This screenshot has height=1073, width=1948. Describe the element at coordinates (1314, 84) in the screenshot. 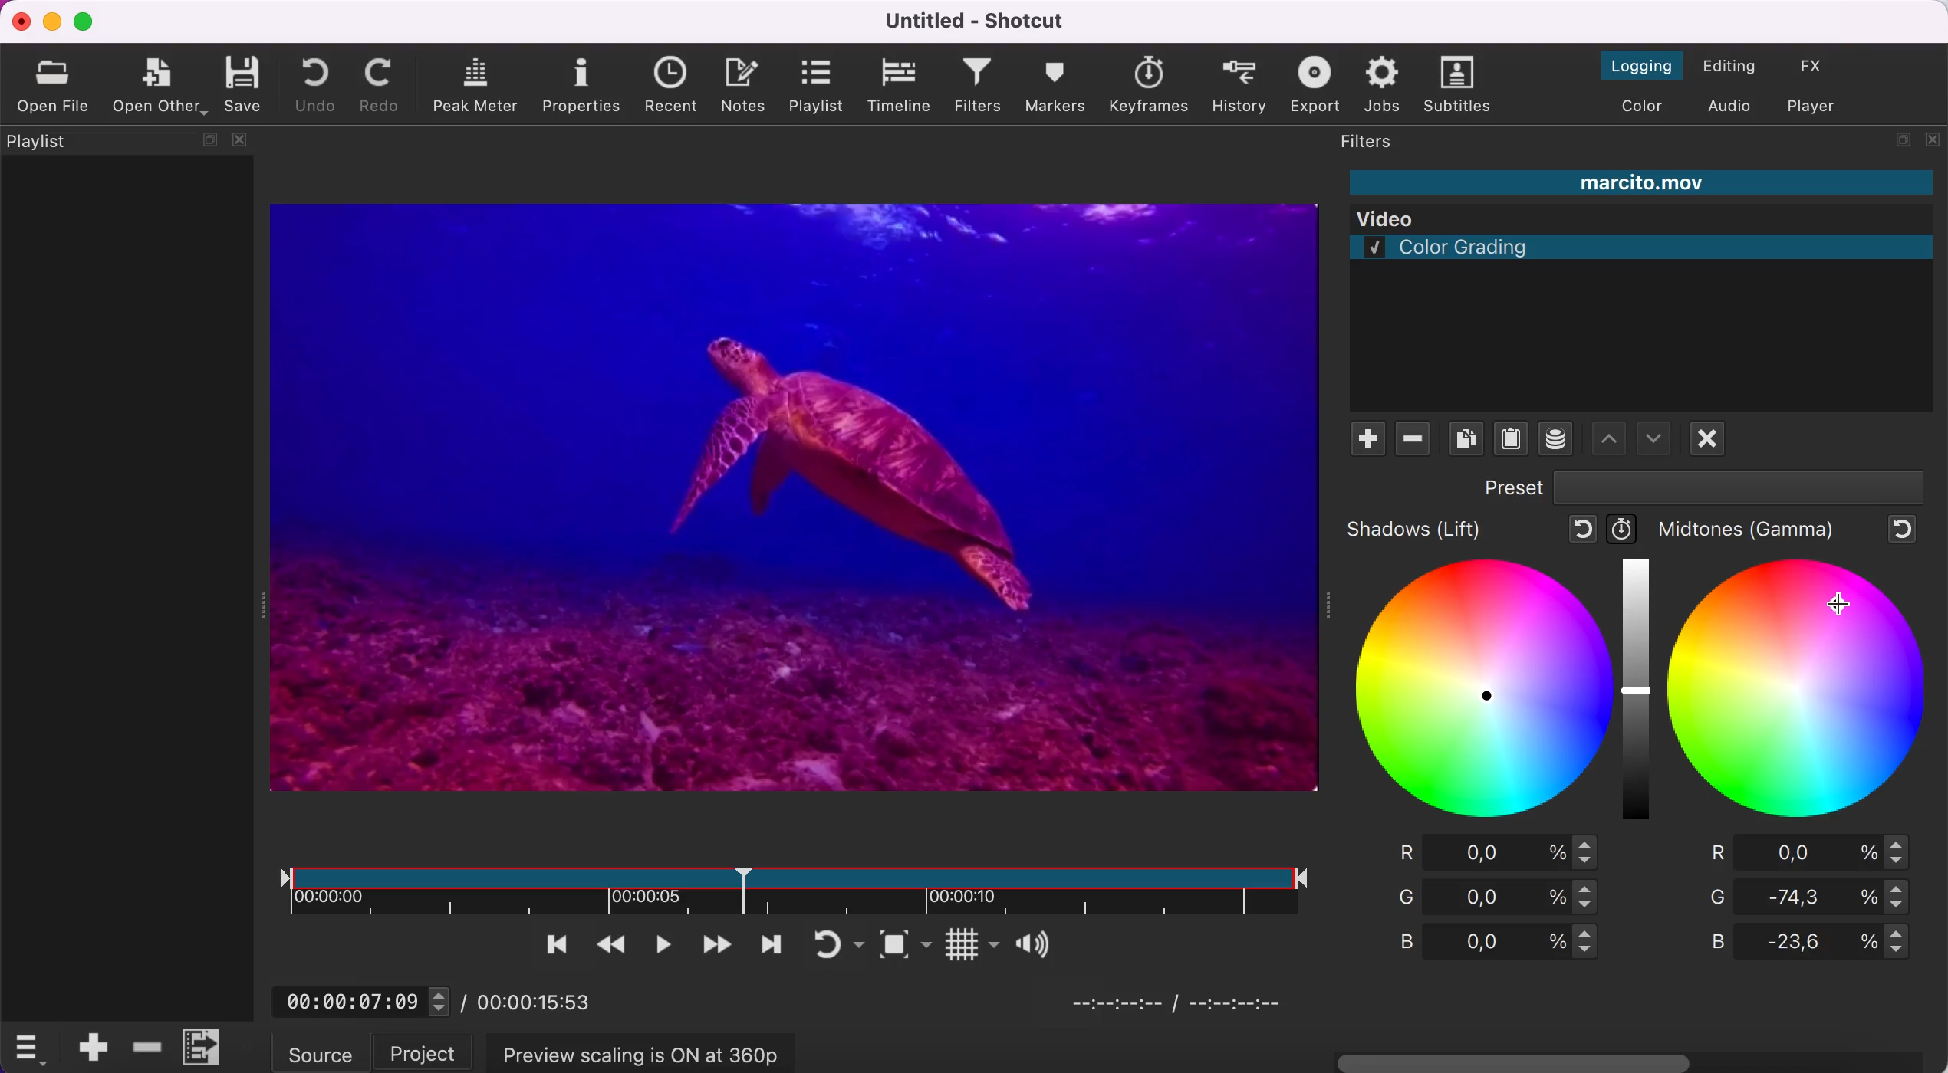

I see `export` at that location.